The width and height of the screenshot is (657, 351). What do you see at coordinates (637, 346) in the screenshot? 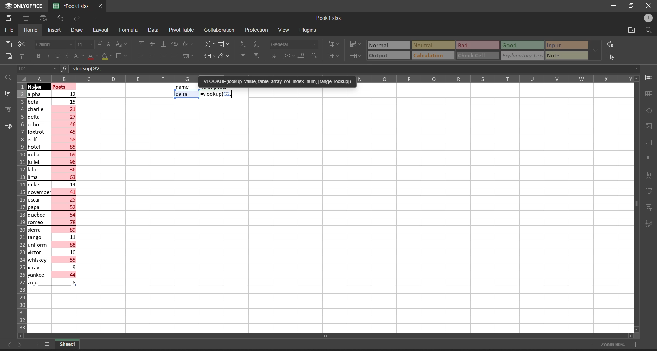
I see `zoom in` at bounding box center [637, 346].